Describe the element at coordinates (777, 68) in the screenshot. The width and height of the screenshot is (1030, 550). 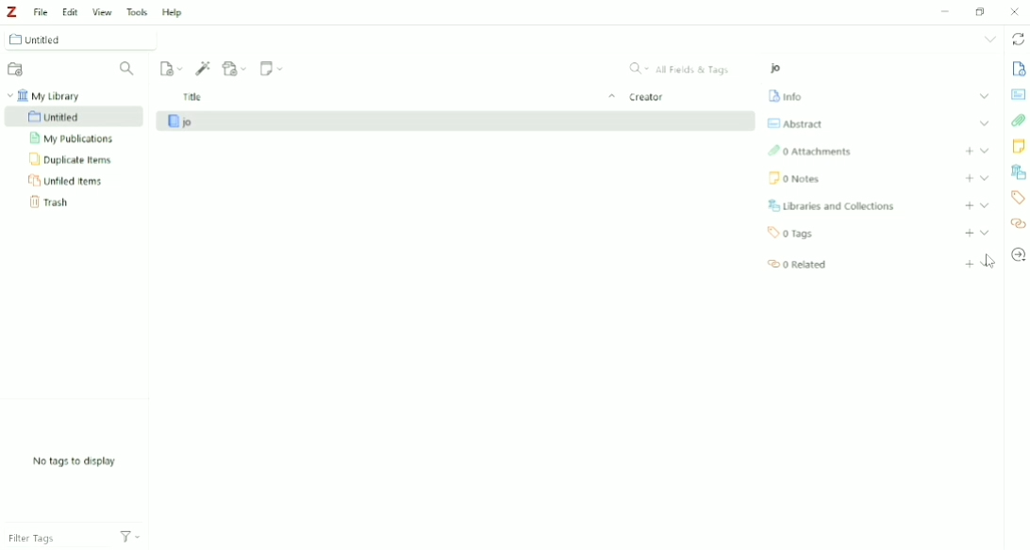
I see `jo` at that location.